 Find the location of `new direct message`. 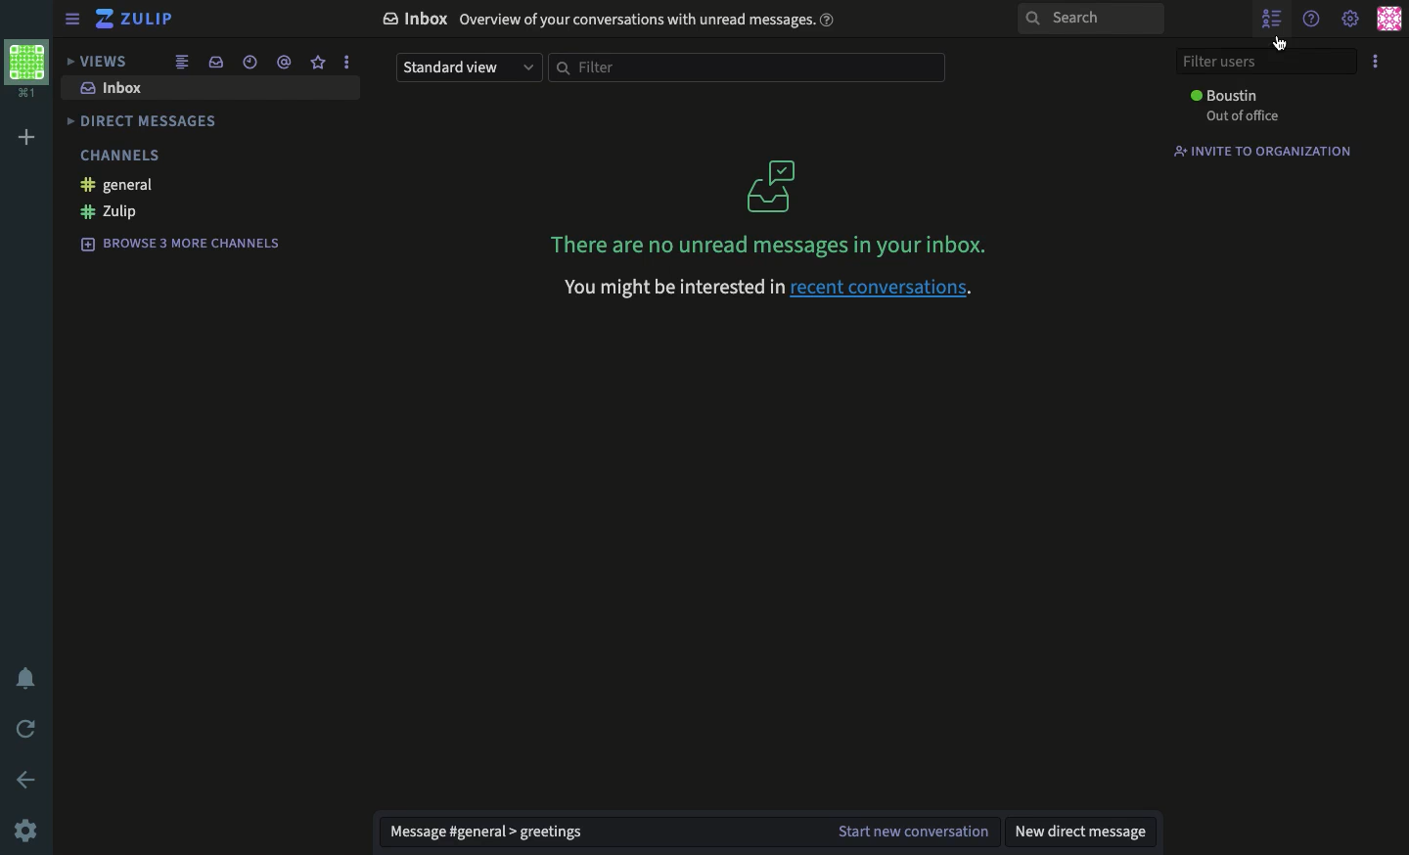

new direct message is located at coordinates (1078, 832).